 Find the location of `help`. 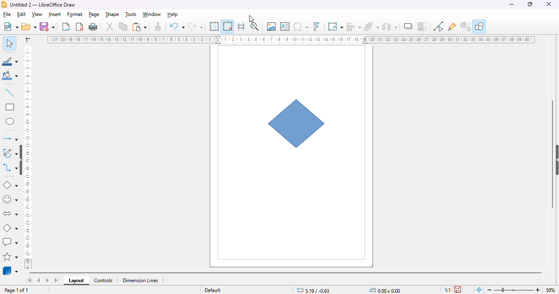

help is located at coordinates (173, 15).